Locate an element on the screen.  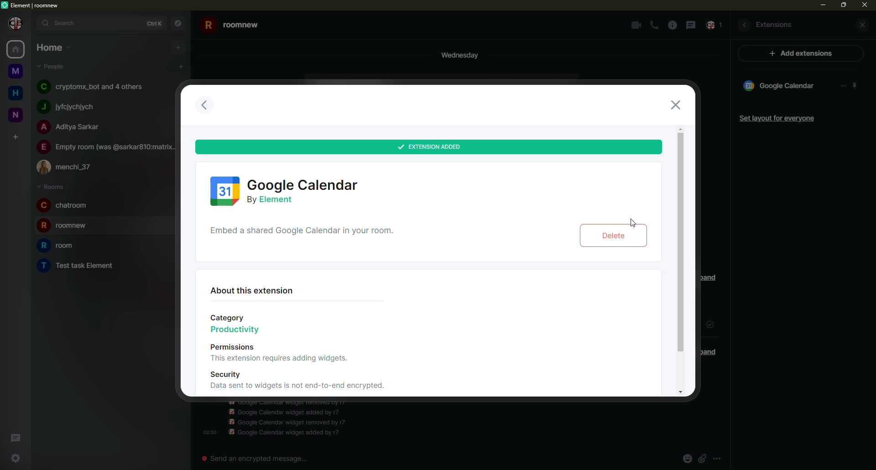
room is located at coordinates (232, 26).